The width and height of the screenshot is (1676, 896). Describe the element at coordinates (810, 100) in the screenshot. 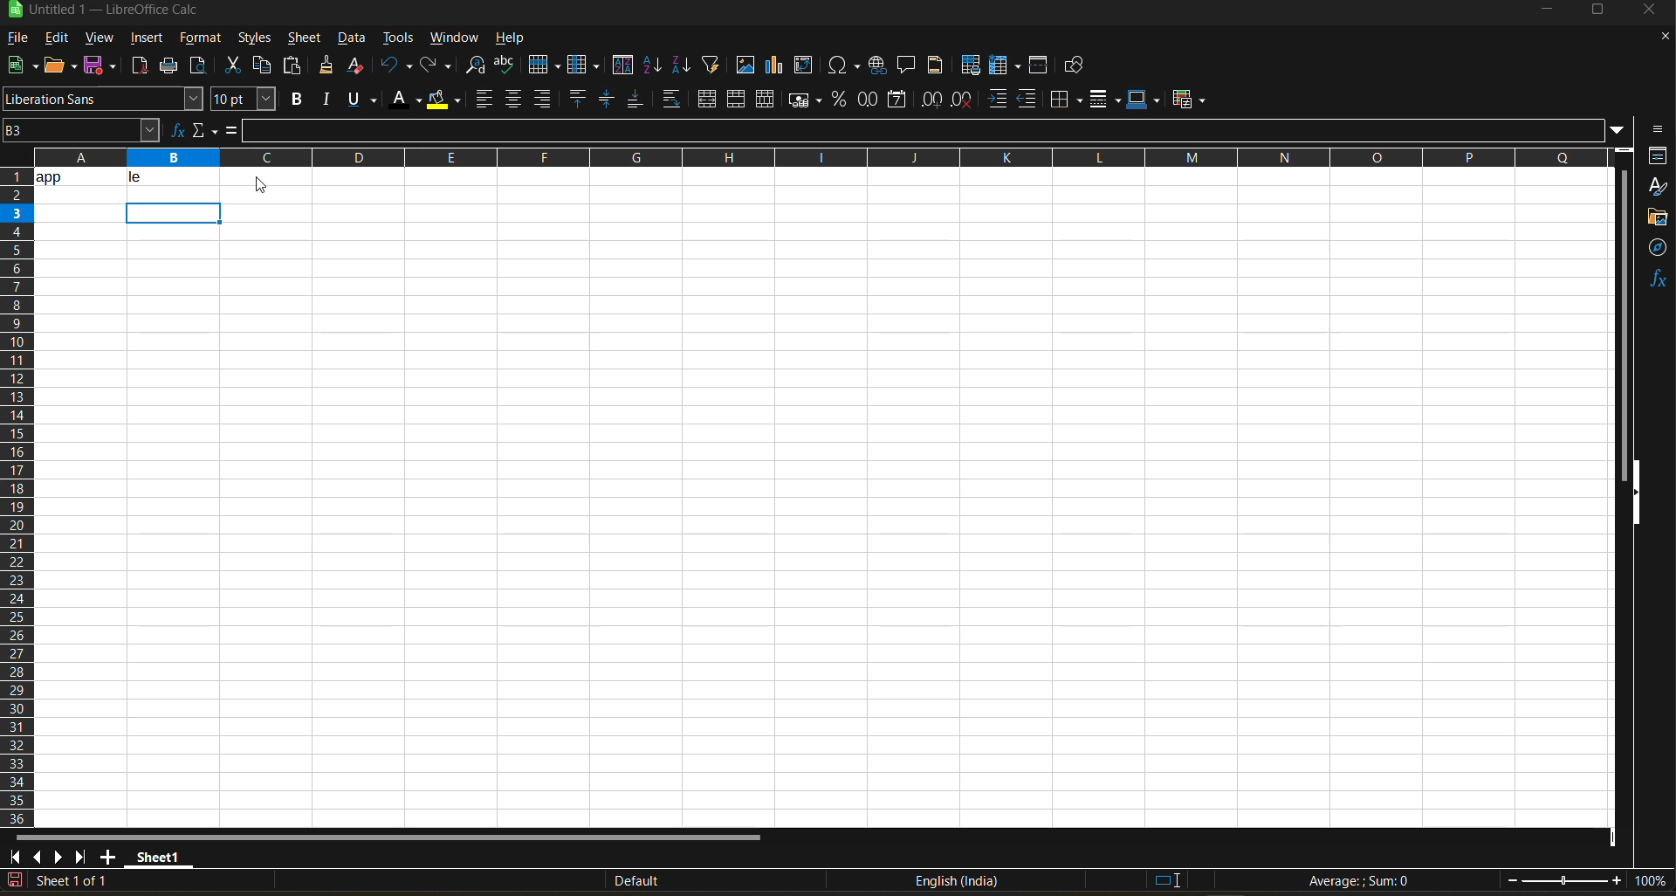

I see `format as currency` at that location.